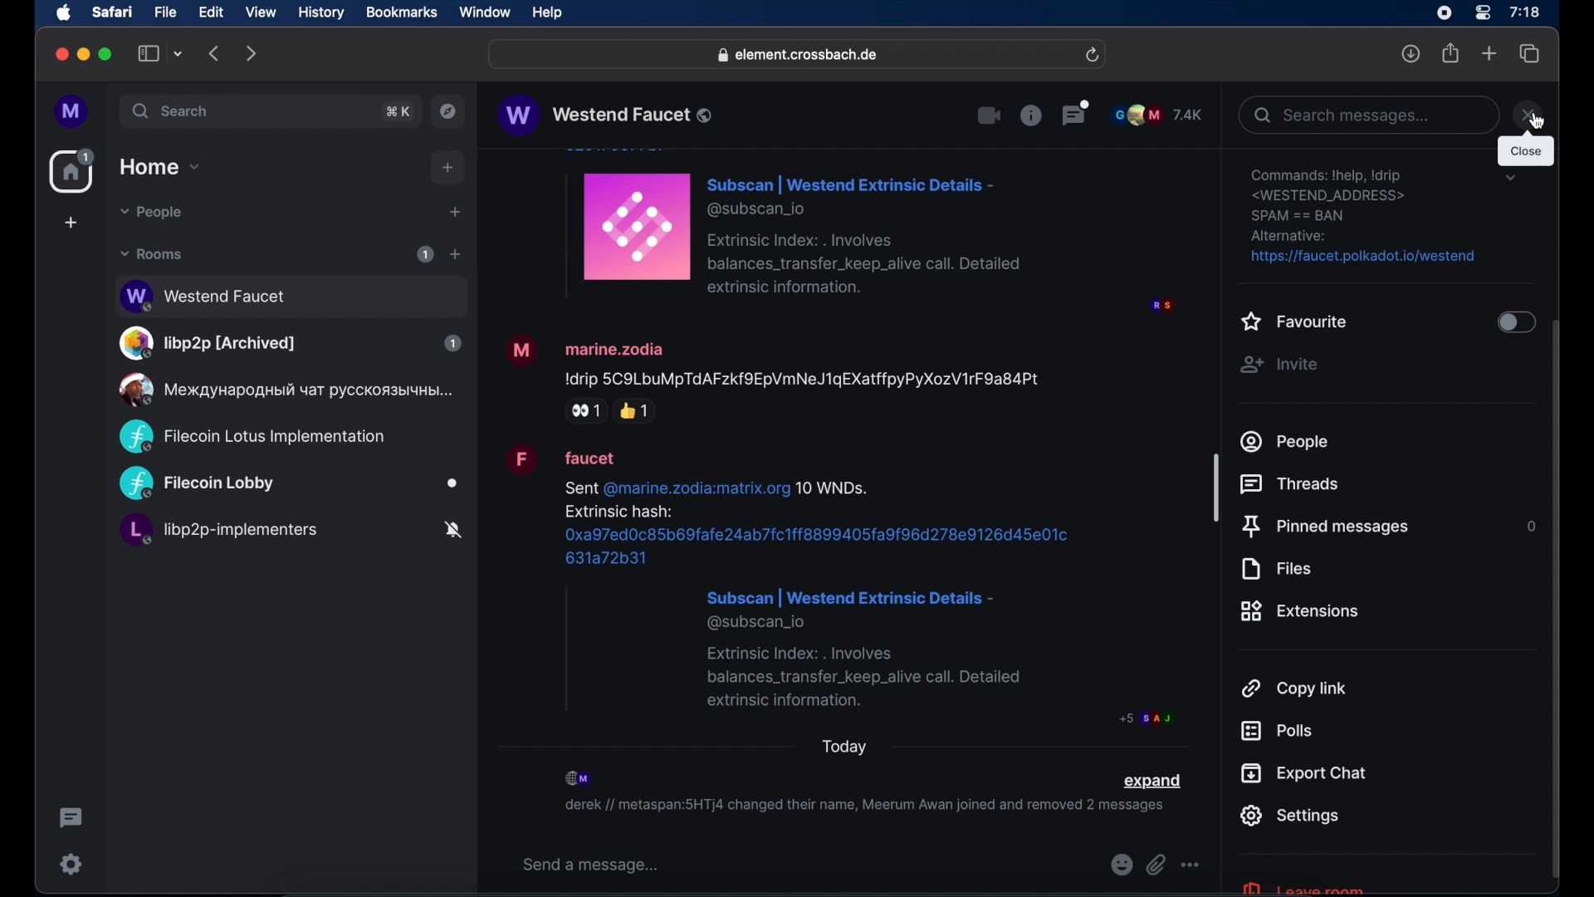  Describe the element at coordinates (401, 12) in the screenshot. I see `bookmarks` at that location.